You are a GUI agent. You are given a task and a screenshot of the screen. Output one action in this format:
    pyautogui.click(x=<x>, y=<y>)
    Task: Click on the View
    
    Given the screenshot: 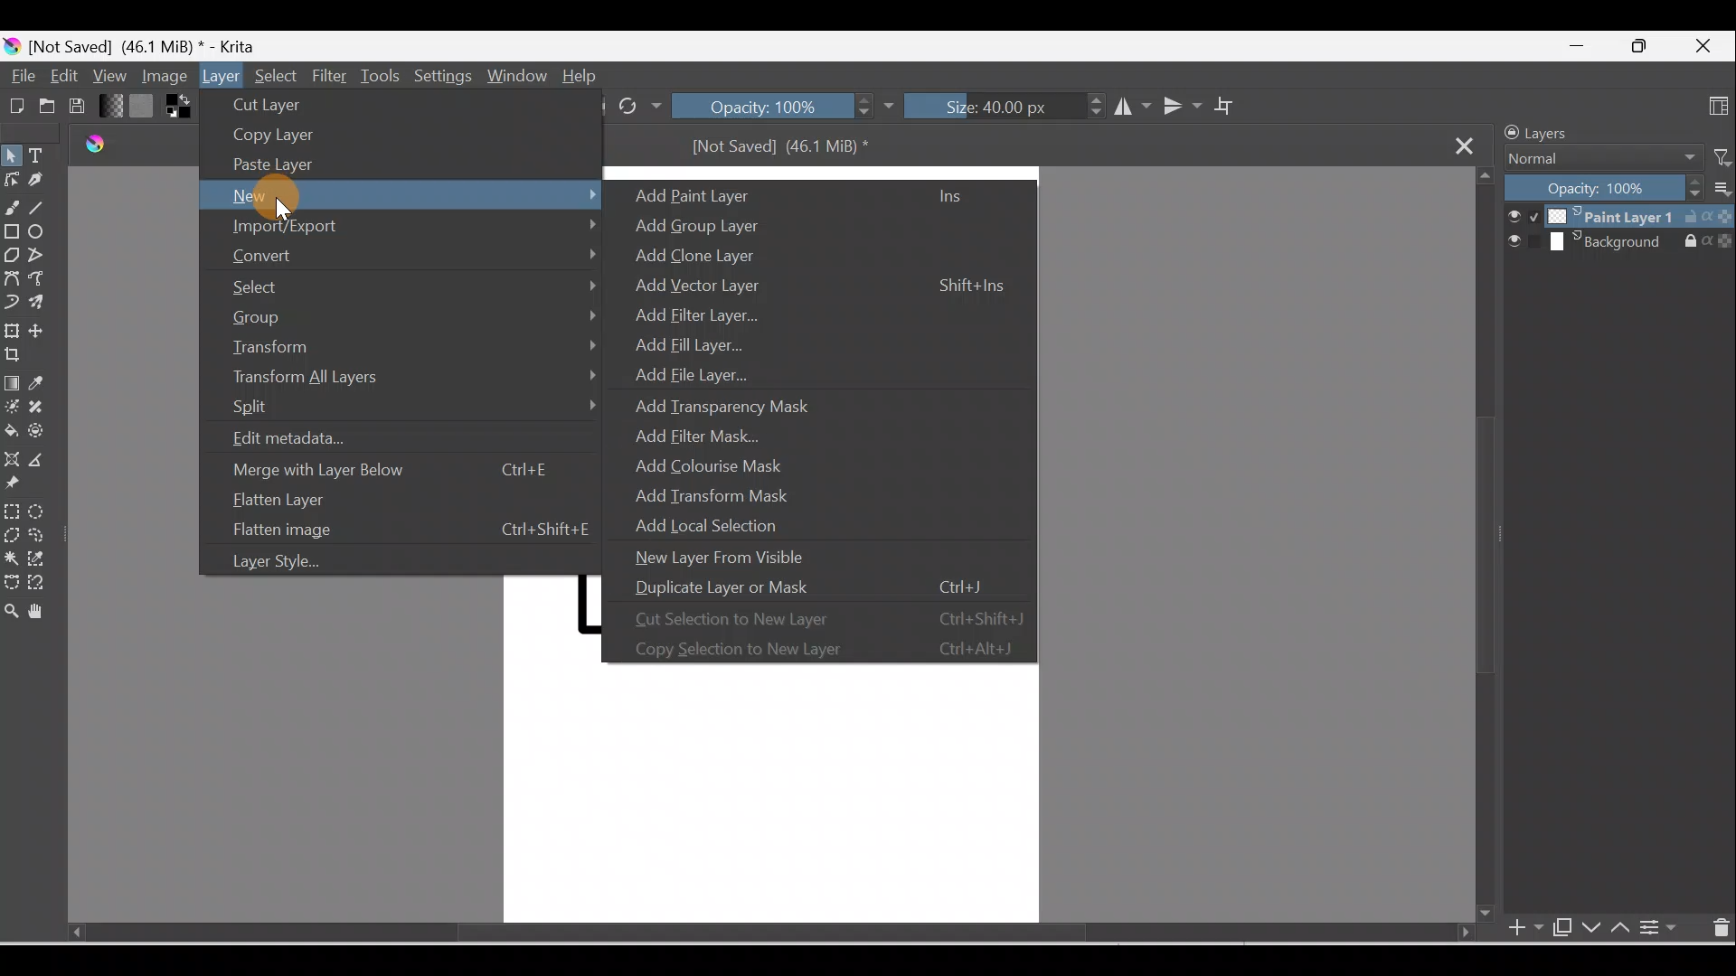 What is the action you would take?
    pyautogui.click(x=108, y=74)
    